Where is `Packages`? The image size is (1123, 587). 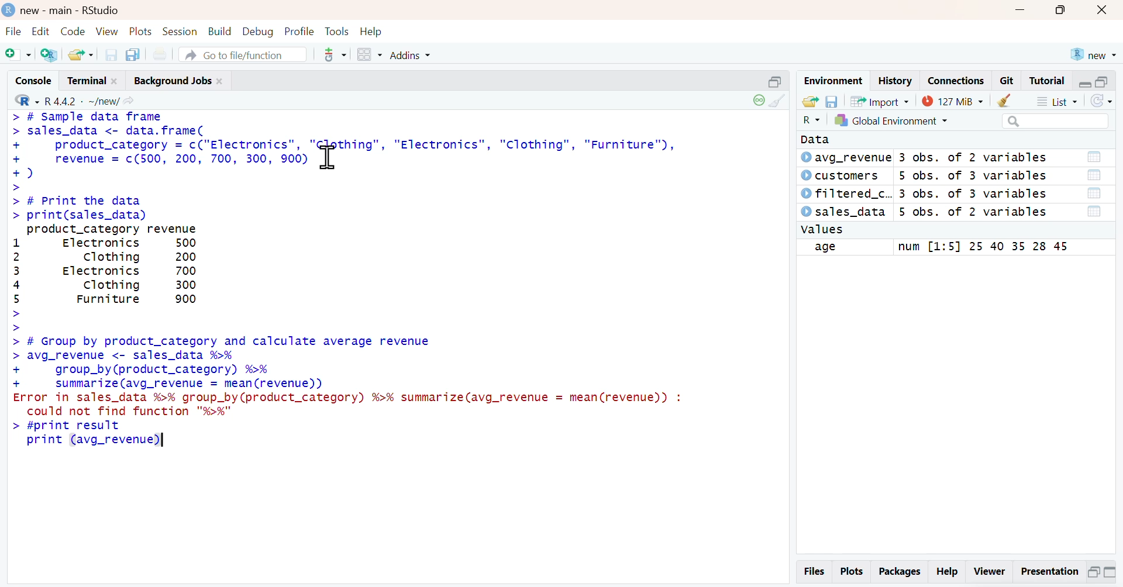
Packages is located at coordinates (899, 572).